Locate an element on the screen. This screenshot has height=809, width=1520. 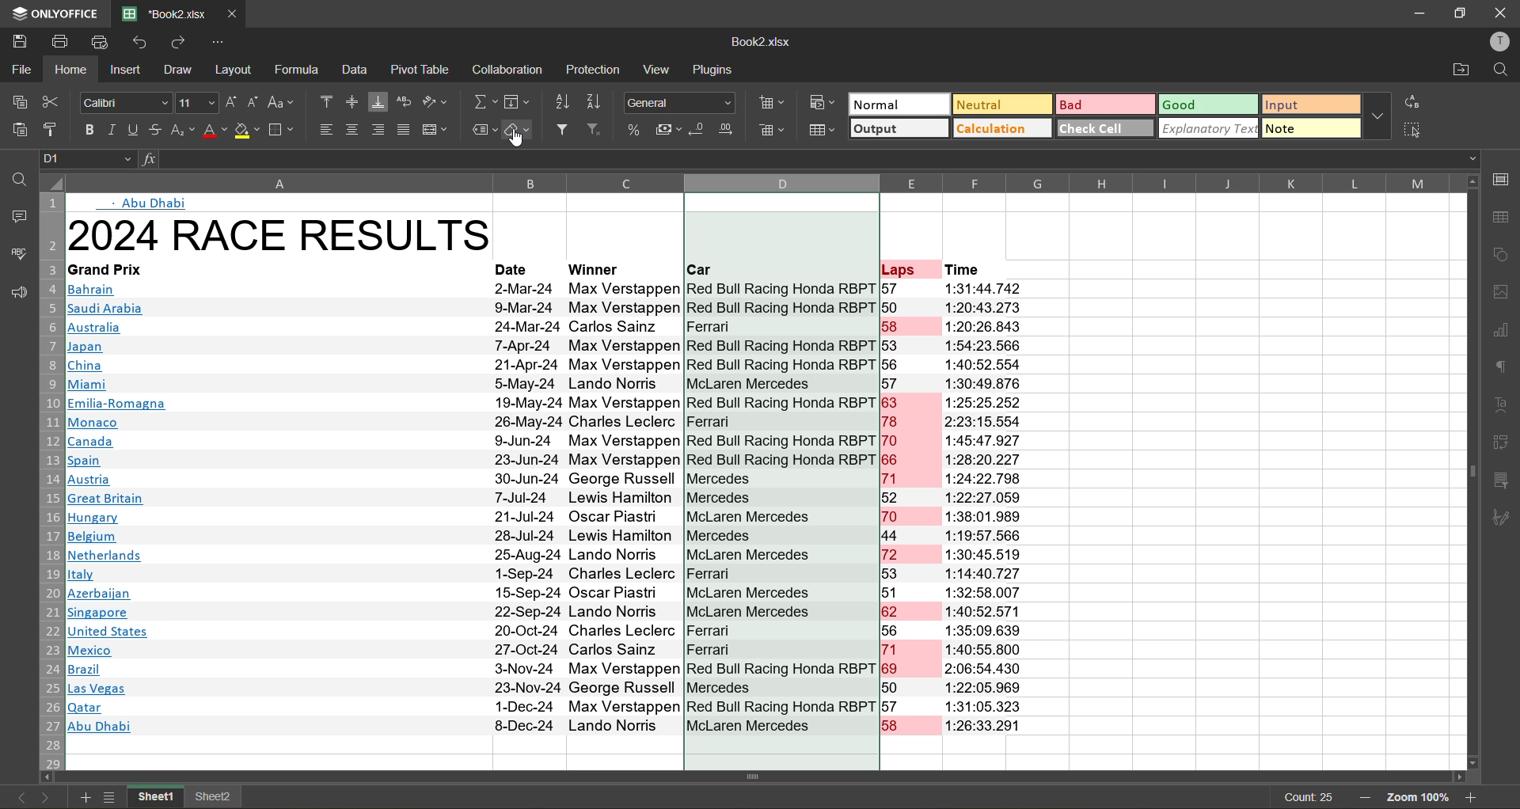
input is located at coordinates (1309, 104).